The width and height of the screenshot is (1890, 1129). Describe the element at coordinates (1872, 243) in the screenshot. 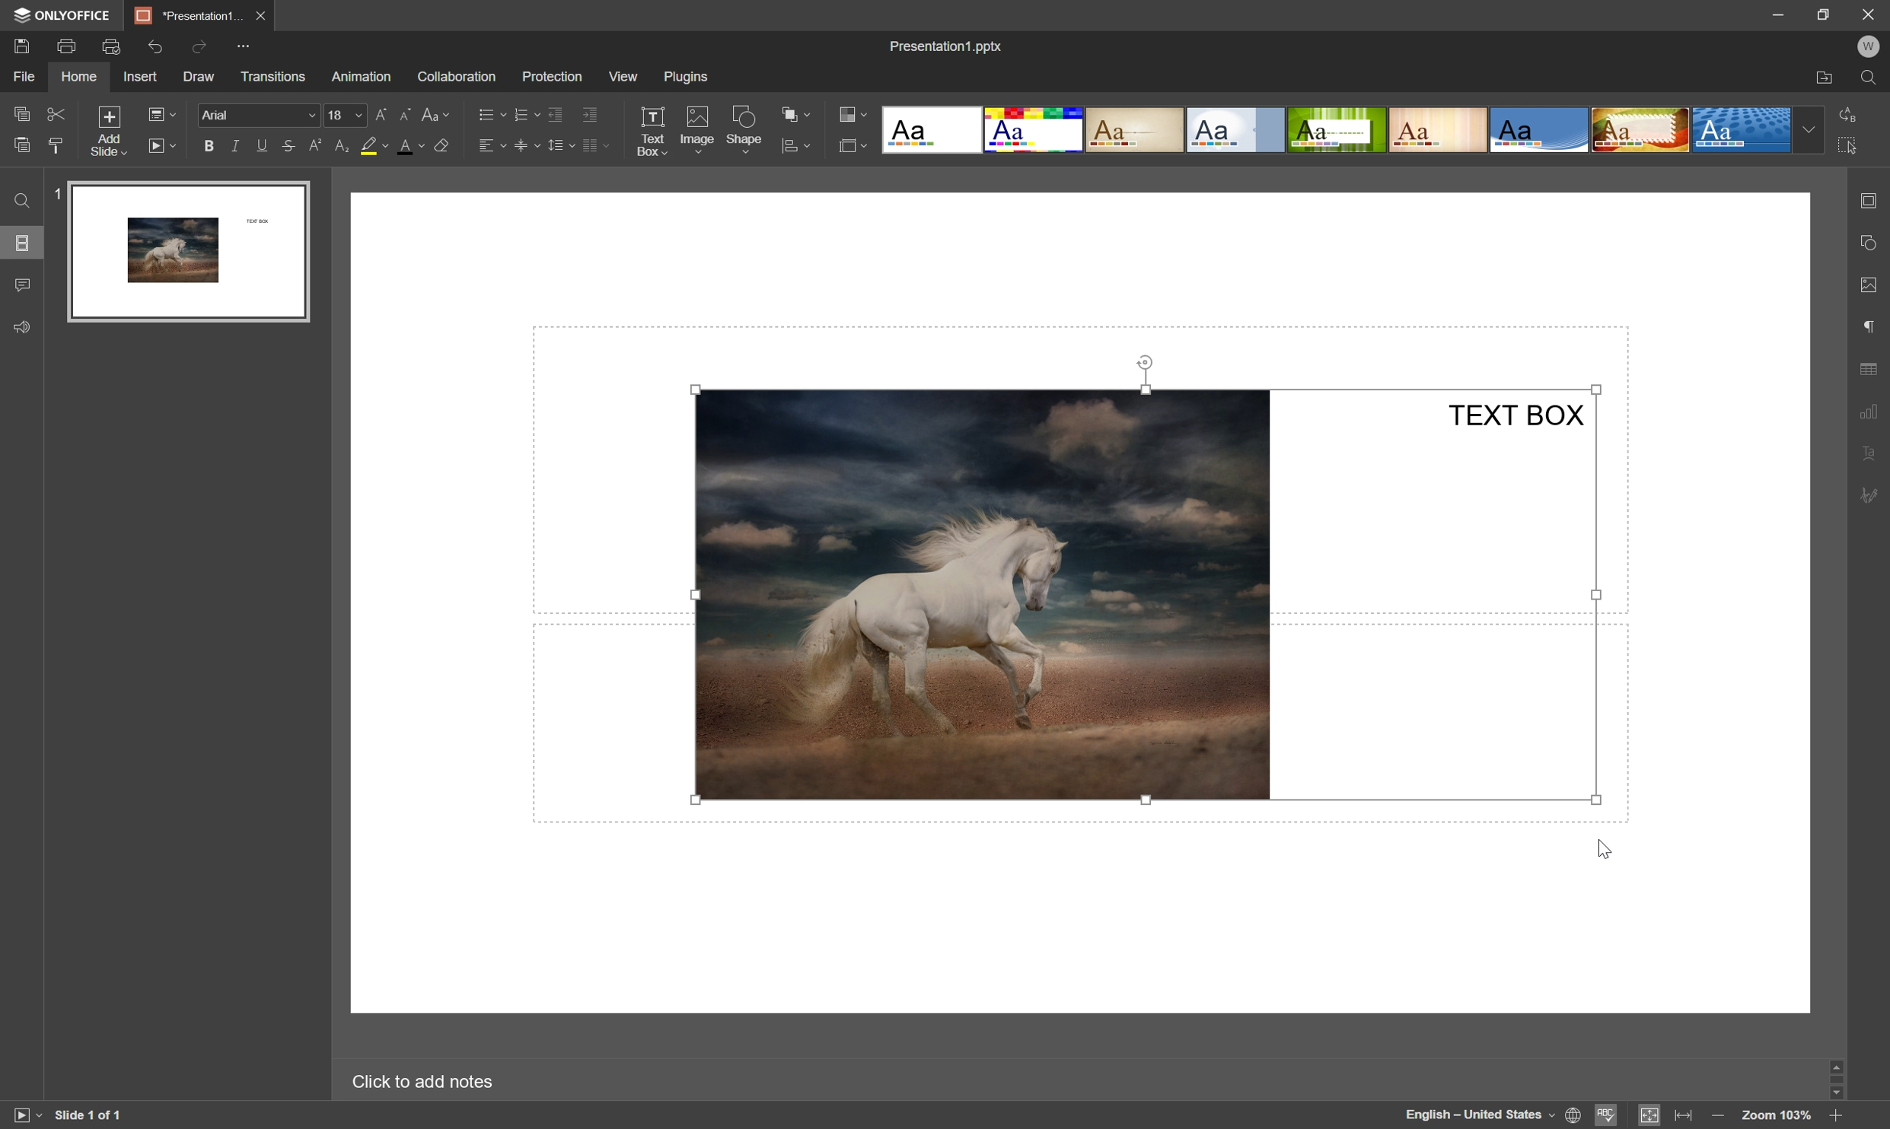

I see `shape settings` at that location.